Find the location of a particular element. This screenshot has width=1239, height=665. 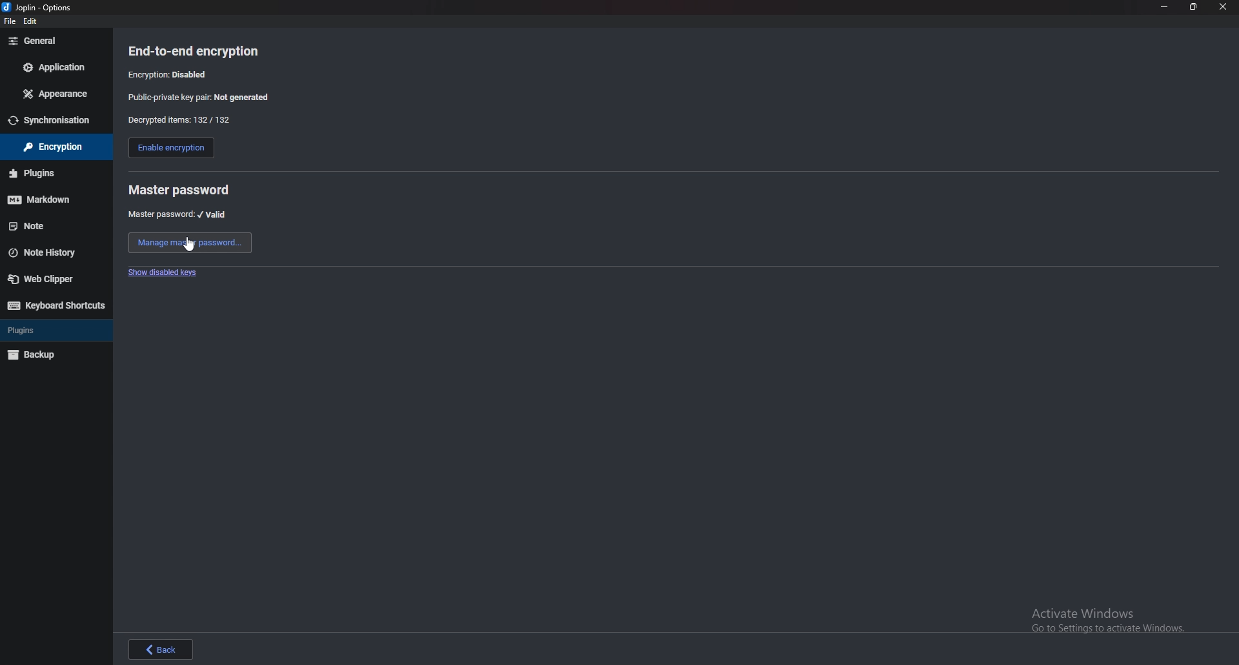

appearance is located at coordinates (54, 94).